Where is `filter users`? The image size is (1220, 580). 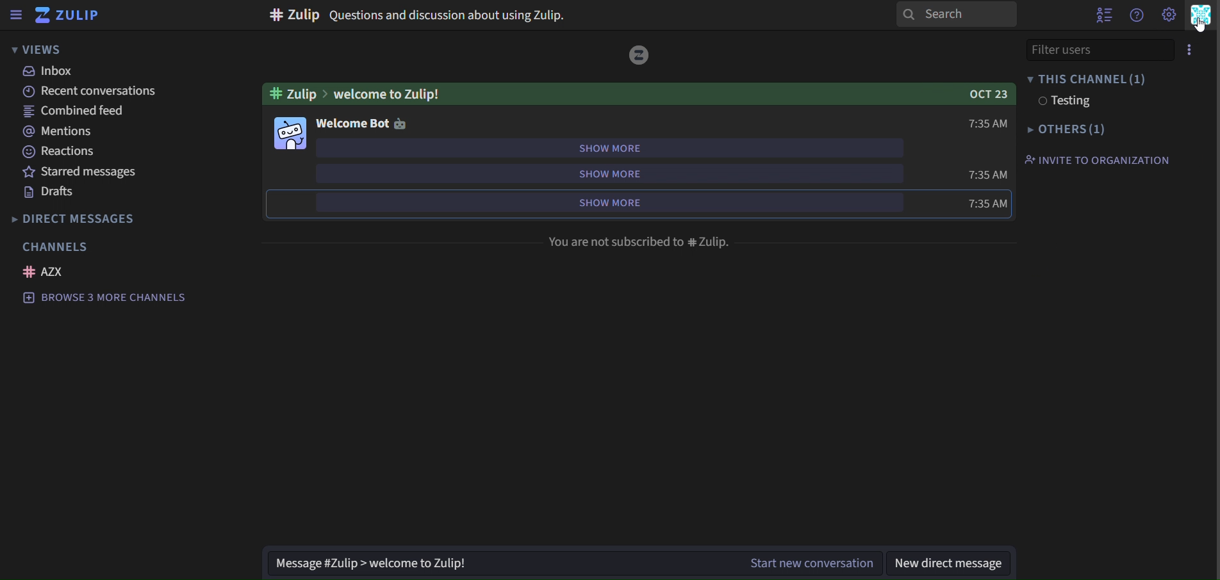 filter users is located at coordinates (1086, 49).